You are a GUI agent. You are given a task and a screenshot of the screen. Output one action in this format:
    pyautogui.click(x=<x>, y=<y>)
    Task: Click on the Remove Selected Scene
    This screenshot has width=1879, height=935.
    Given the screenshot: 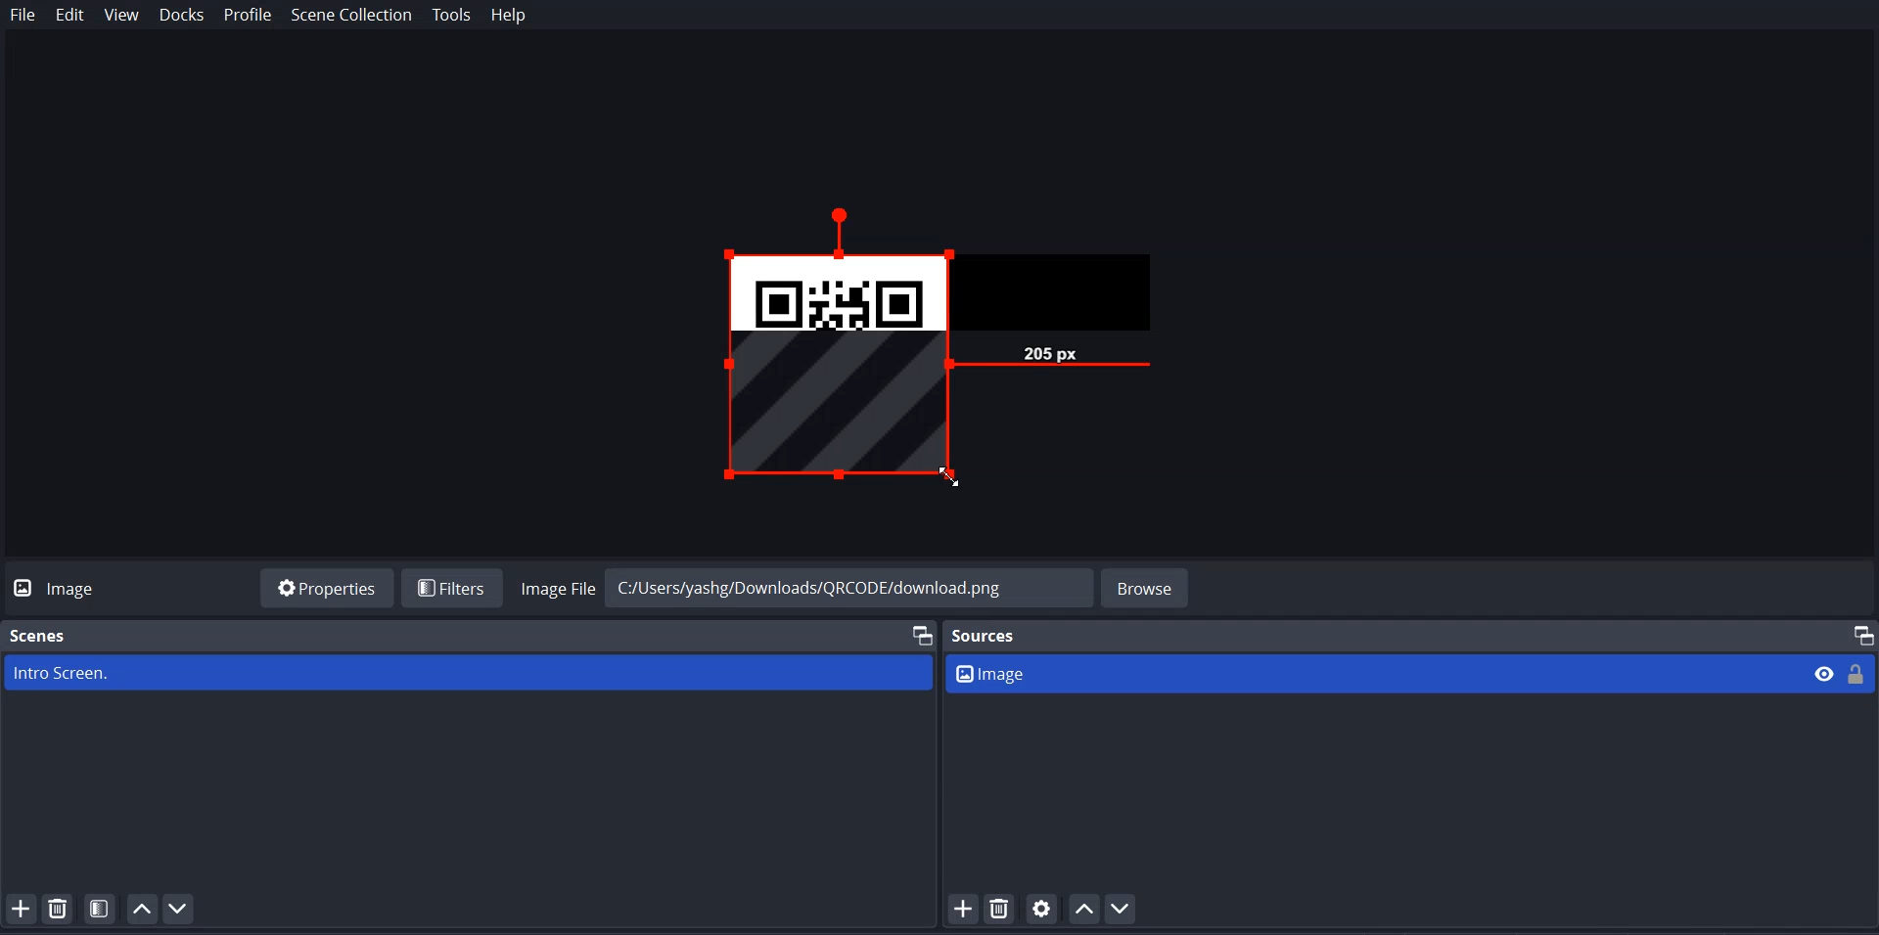 What is the action you would take?
    pyautogui.click(x=61, y=909)
    